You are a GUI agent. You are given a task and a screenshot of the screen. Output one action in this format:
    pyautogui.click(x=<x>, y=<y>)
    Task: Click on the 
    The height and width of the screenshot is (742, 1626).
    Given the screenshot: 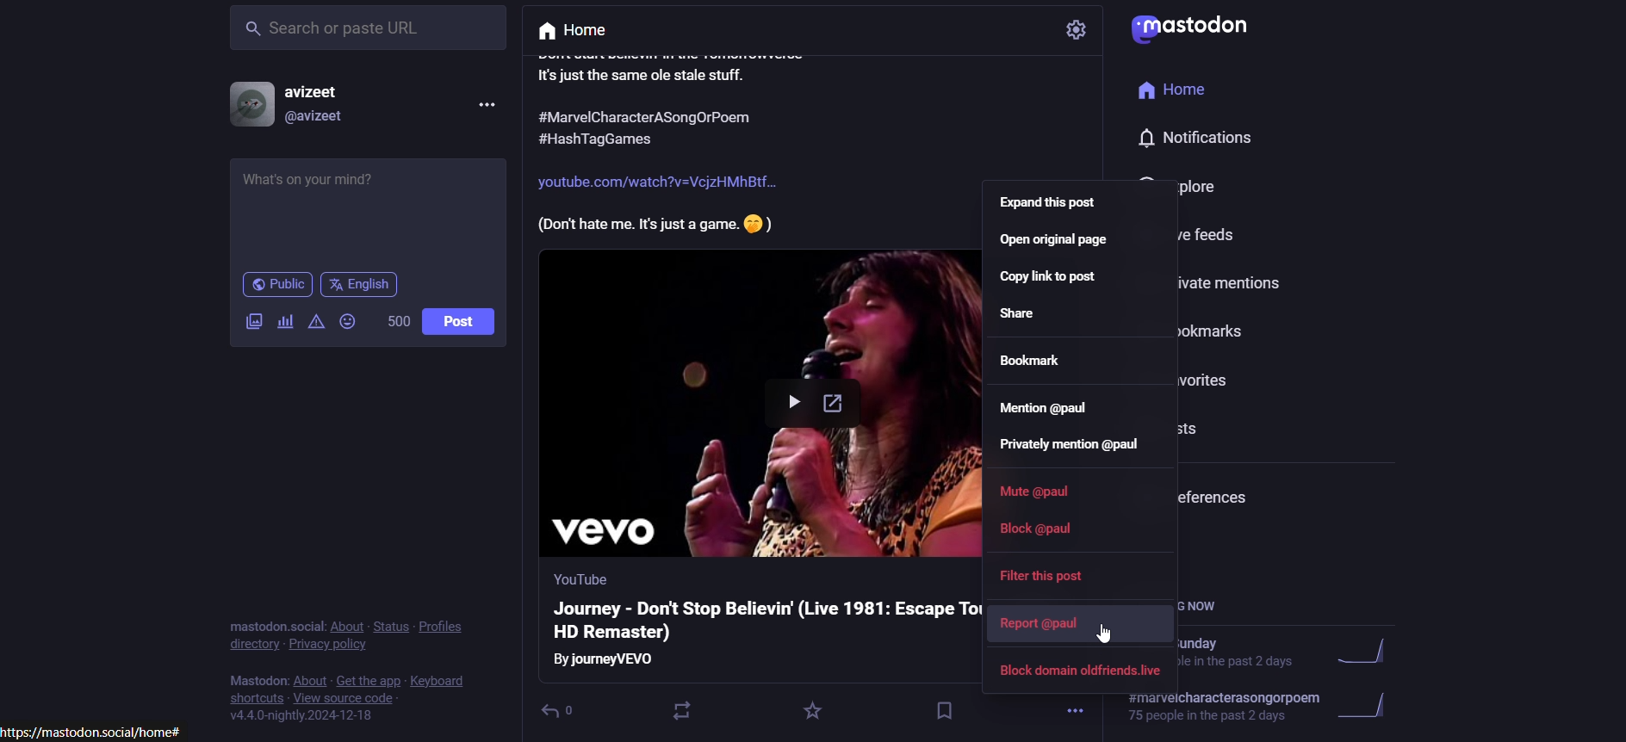 What is the action you would take?
    pyautogui.click(x=648, y=118)
    